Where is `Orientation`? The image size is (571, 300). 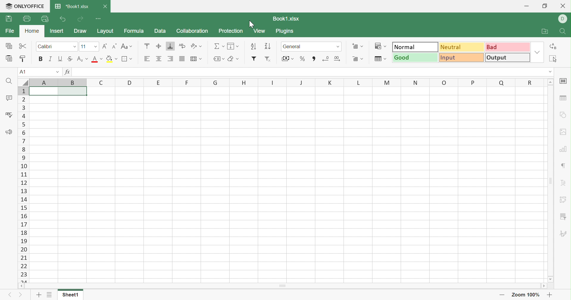
Orientation is located at coordinates (197, 46).